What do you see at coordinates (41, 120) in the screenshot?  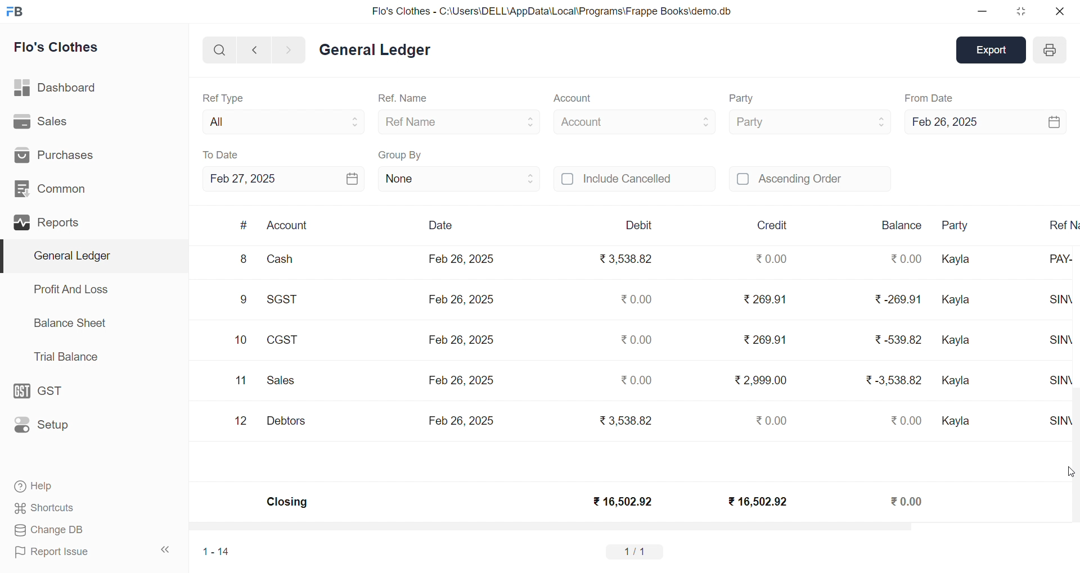 I see `Sales` at bounding box center [41, 120].